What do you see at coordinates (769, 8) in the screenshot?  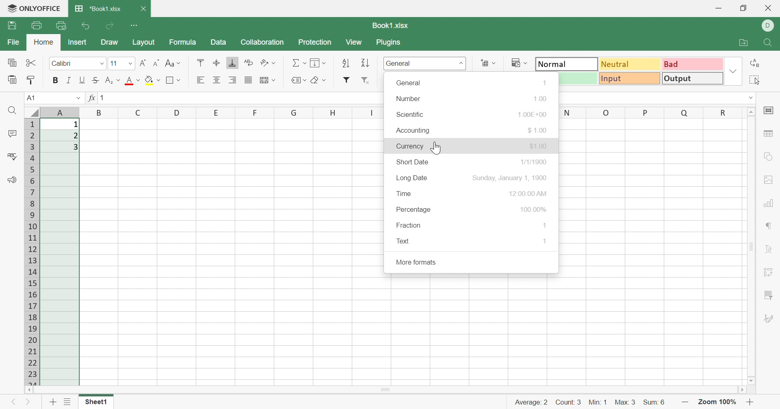 I see `Close` at bounding box center [769, 8].